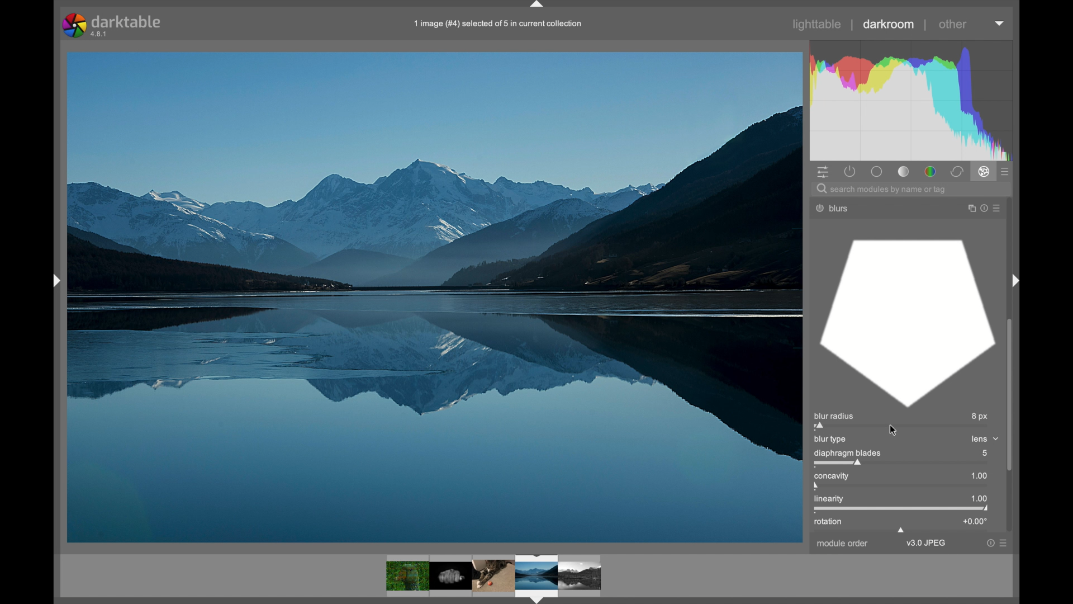 The height and width of the screenshot is (604, 1073). What do you see at coordinates (881, 189) in the screenshot?
I see `search module by name or tag` at bounding box center [881, 189].